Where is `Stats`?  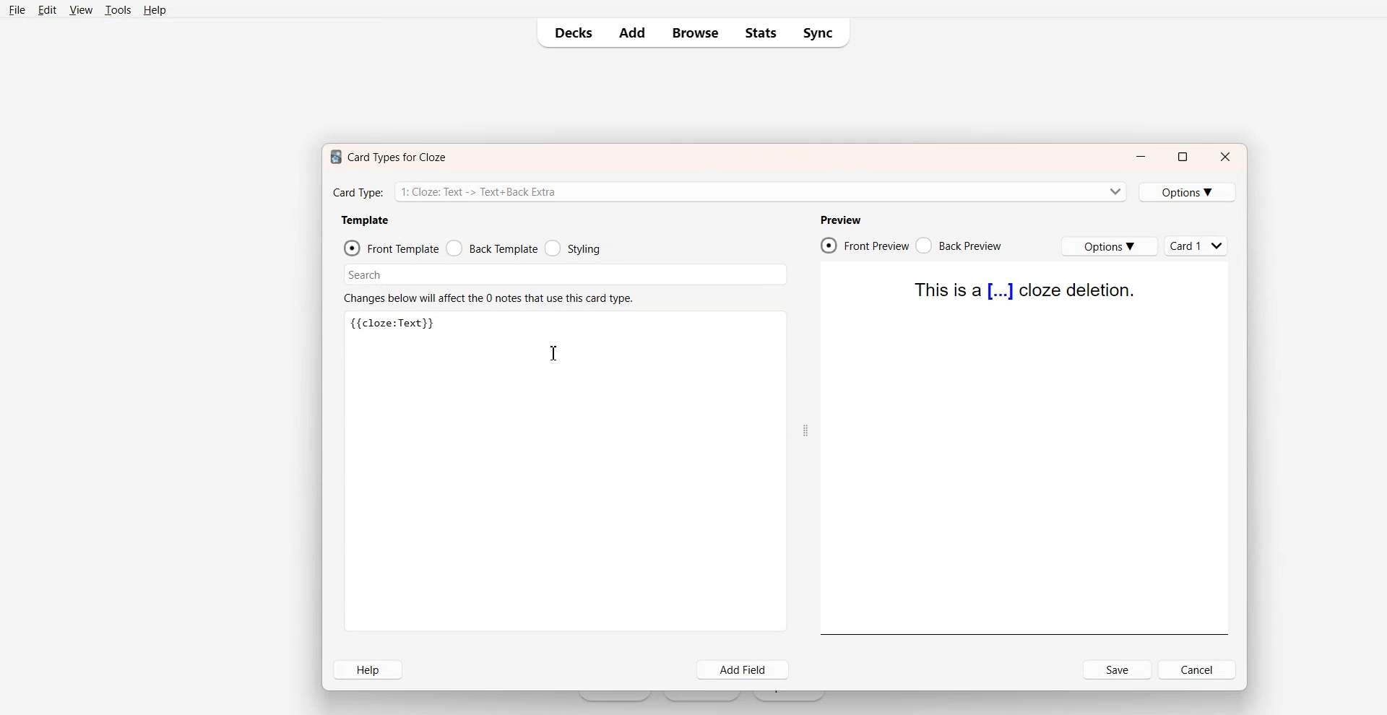
Stats is located at coordinates (760, 33).